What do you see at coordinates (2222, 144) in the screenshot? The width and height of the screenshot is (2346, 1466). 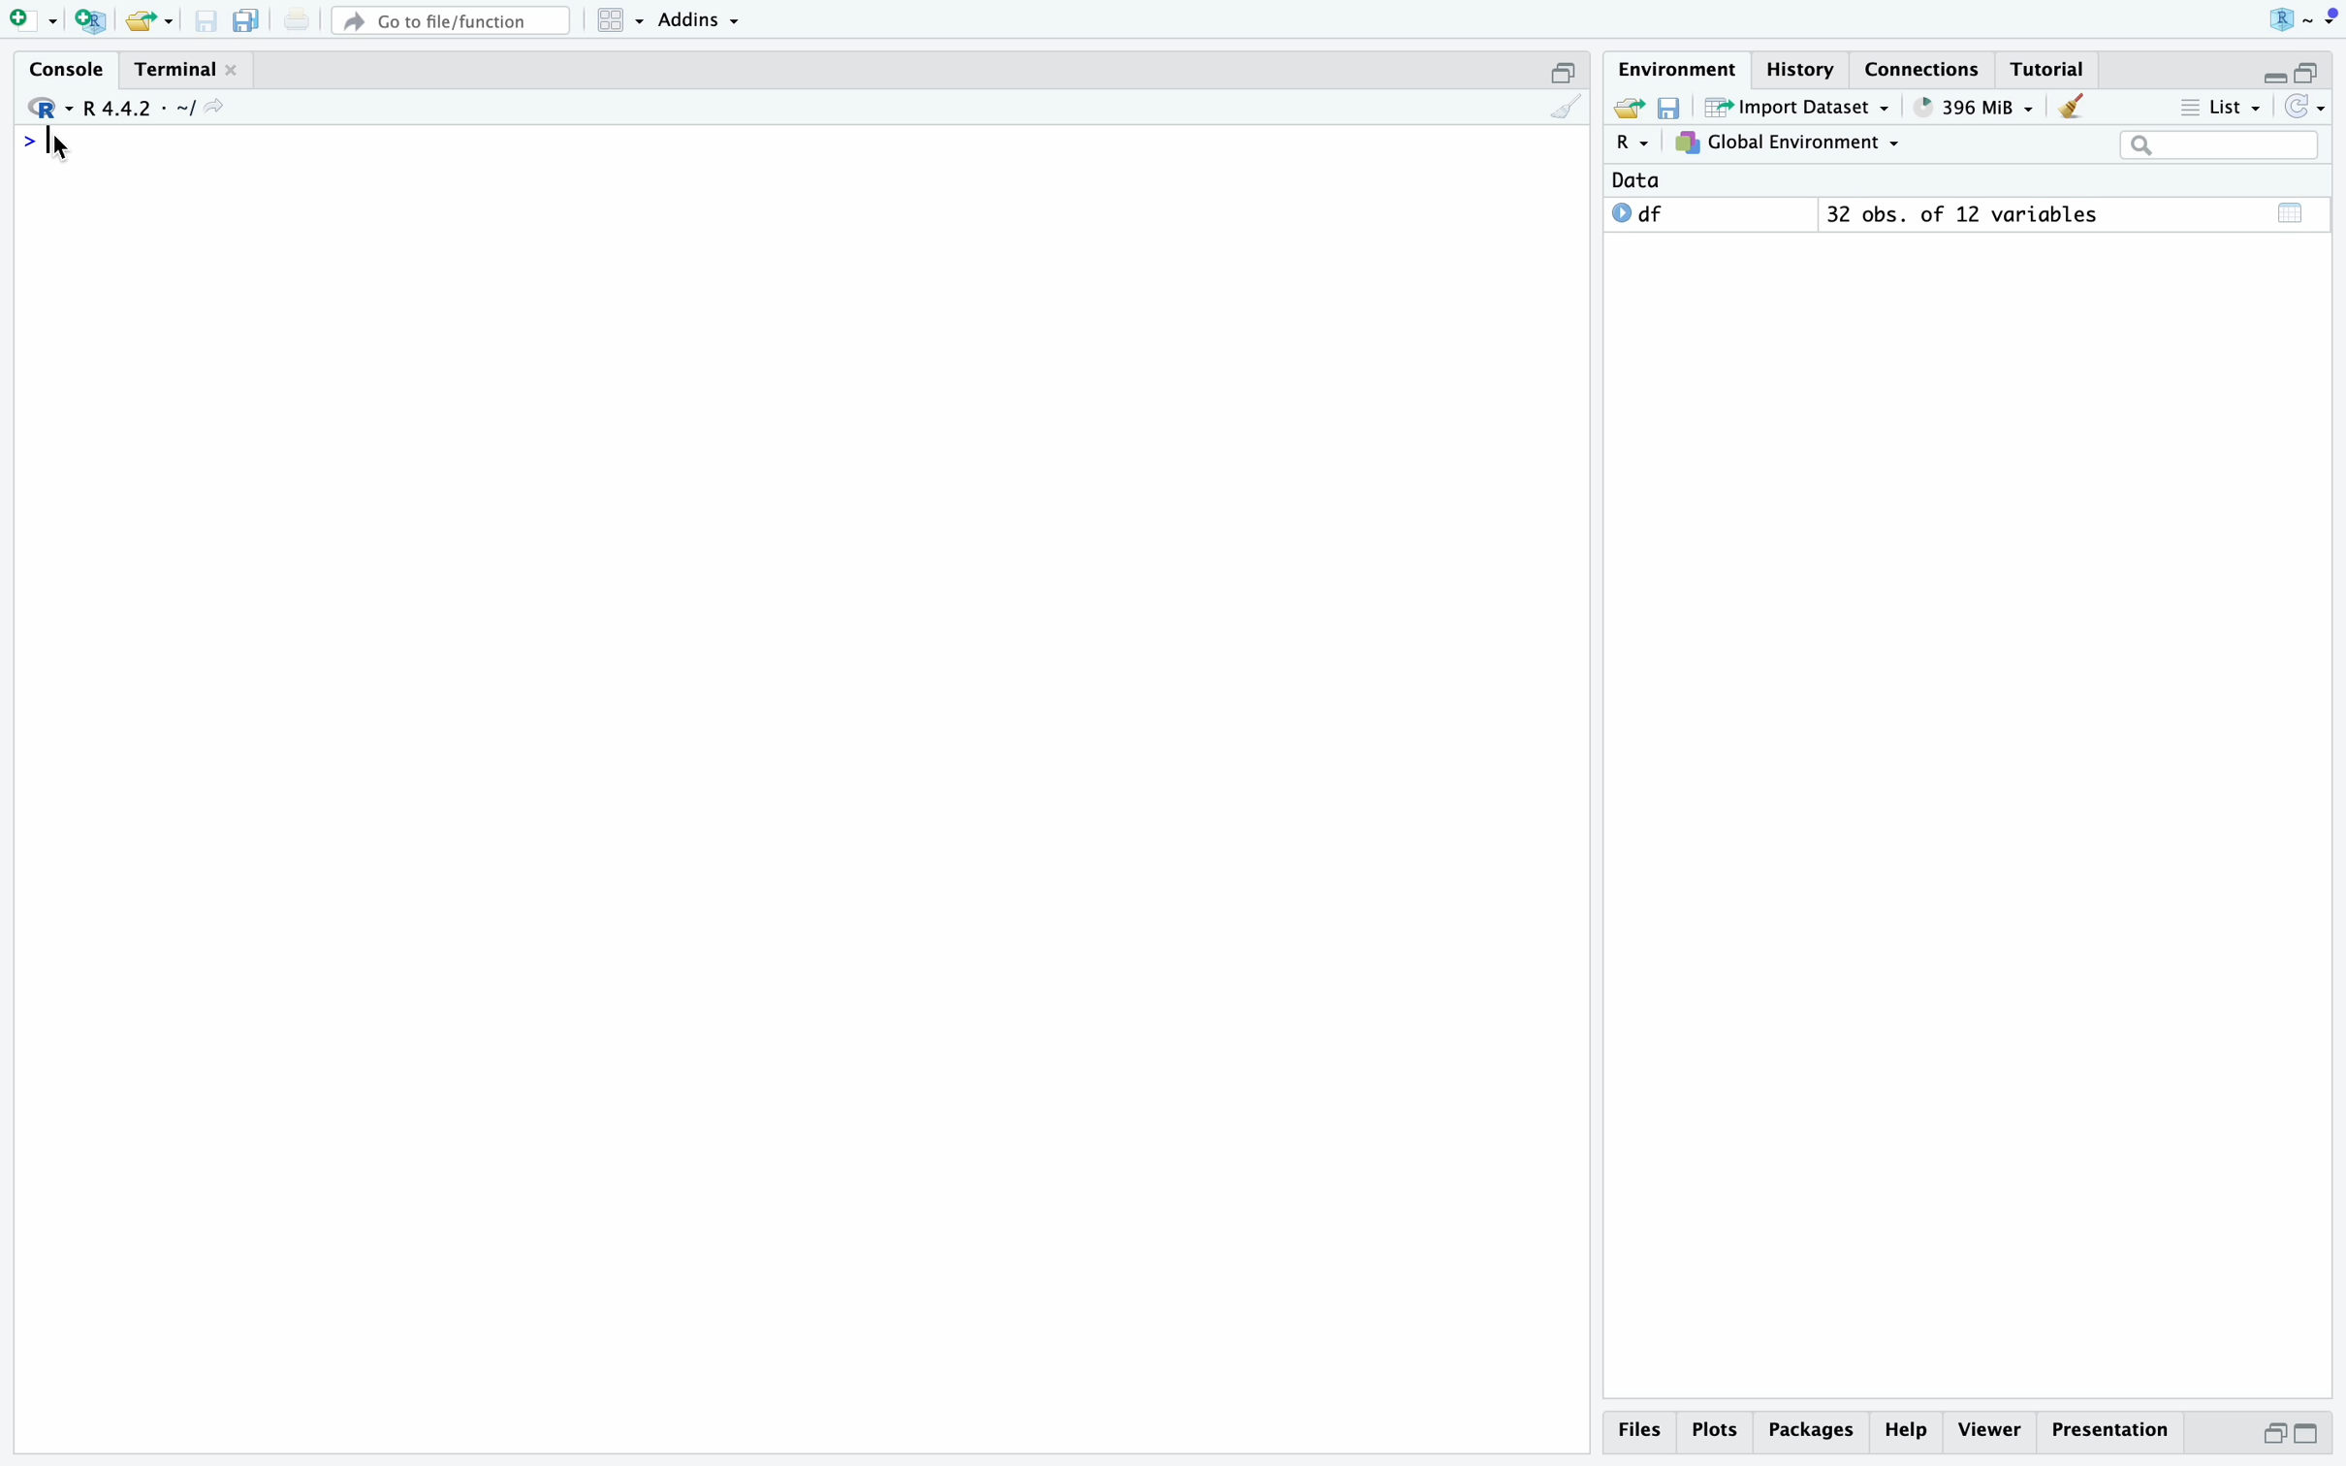 I see `searchbox` at bounding box center [2222, 144].